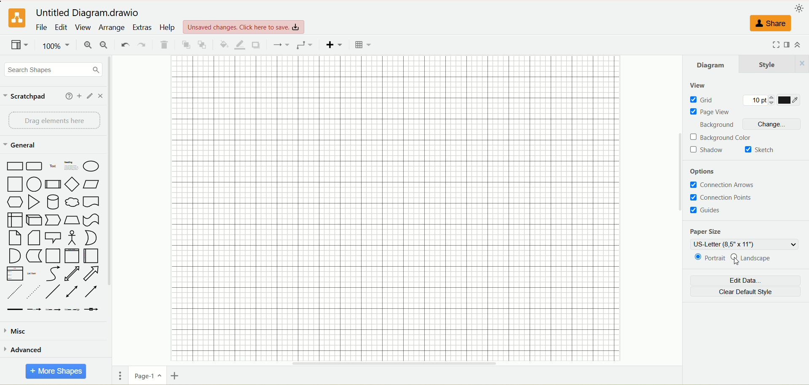 The image size is (809, 385). What do you see at coordinates (167, 28) in the screenshot?
I see `help` at bounding box center [167, 28].